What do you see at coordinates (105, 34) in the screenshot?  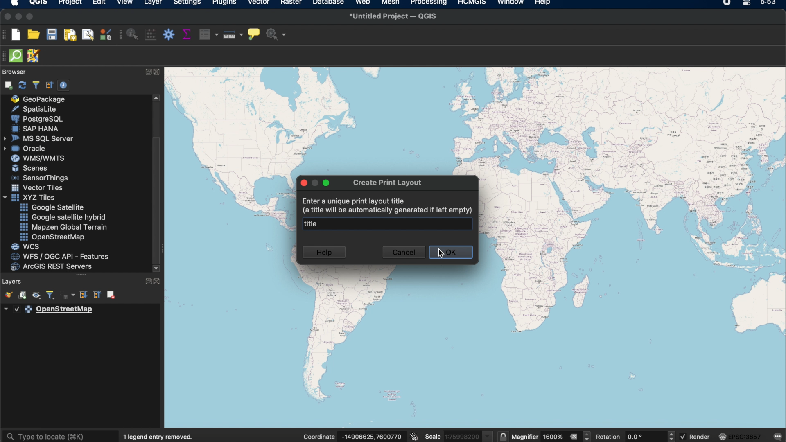 I see `style manager` at bounding box center [105, 34].